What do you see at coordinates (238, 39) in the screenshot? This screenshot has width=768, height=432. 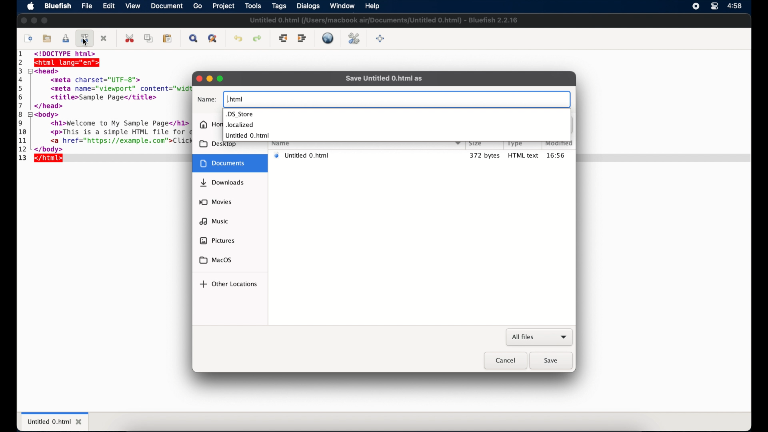 I see `undo` at bounding box center [238, 39].